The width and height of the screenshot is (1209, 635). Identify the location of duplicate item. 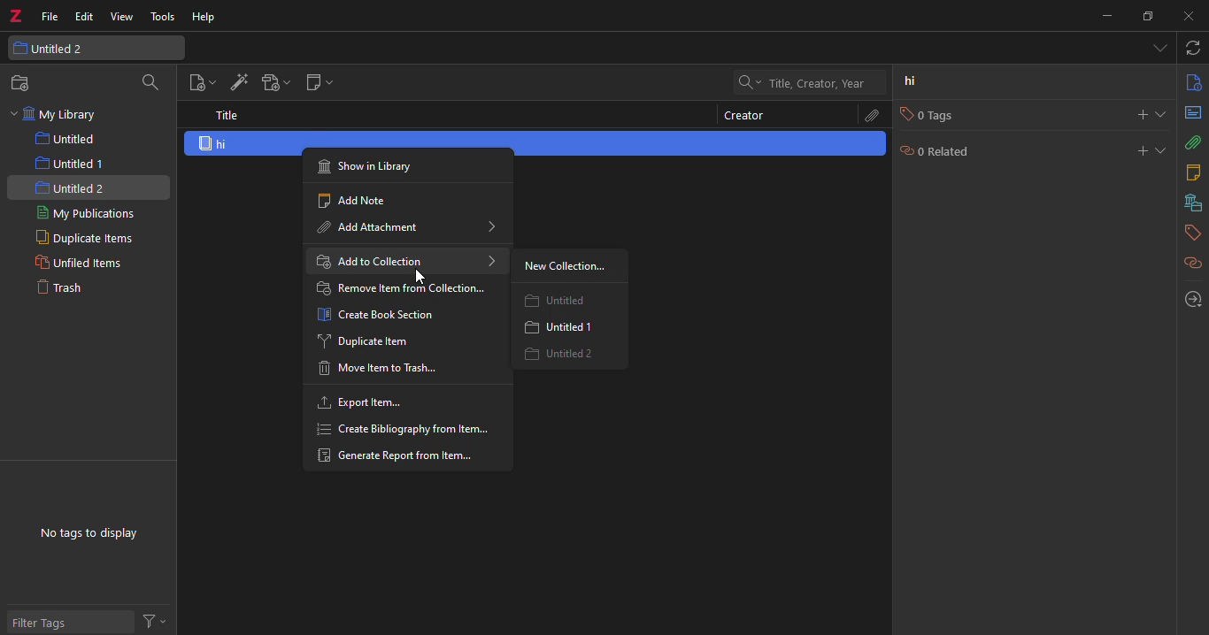
(368, 341).